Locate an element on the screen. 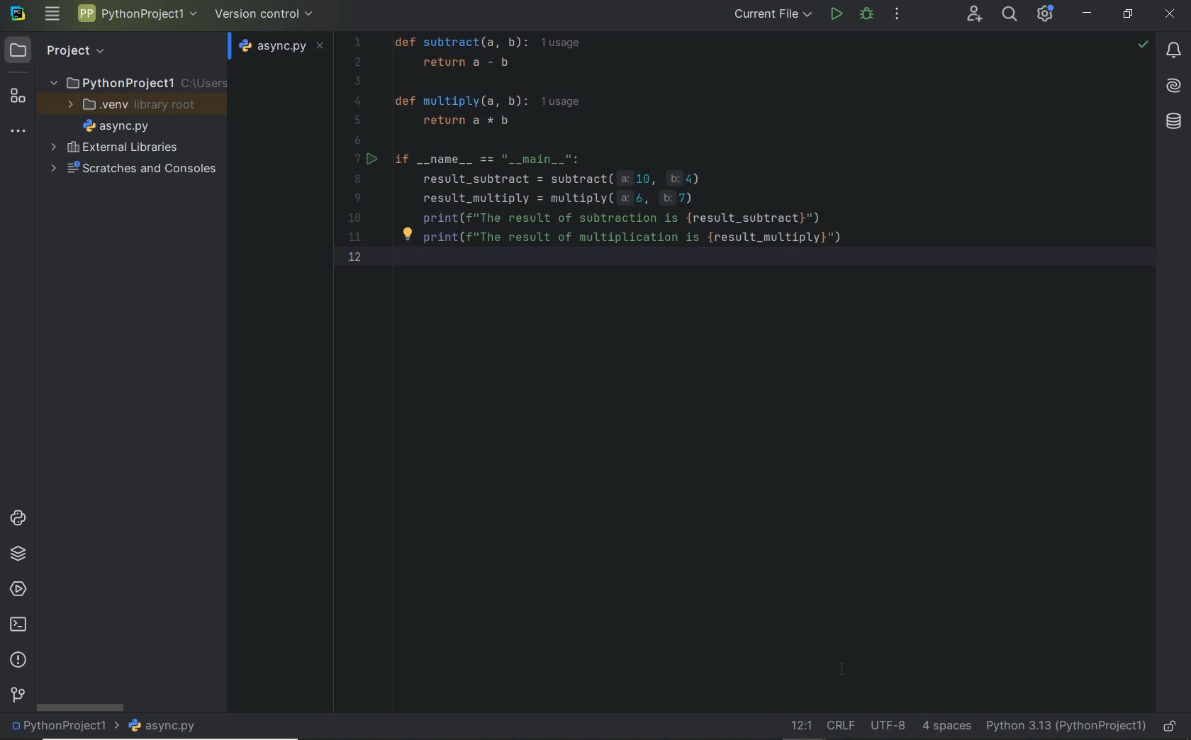 The height and width of the screenshot is (740, 1191). file name is located at coordinates (278, 47).